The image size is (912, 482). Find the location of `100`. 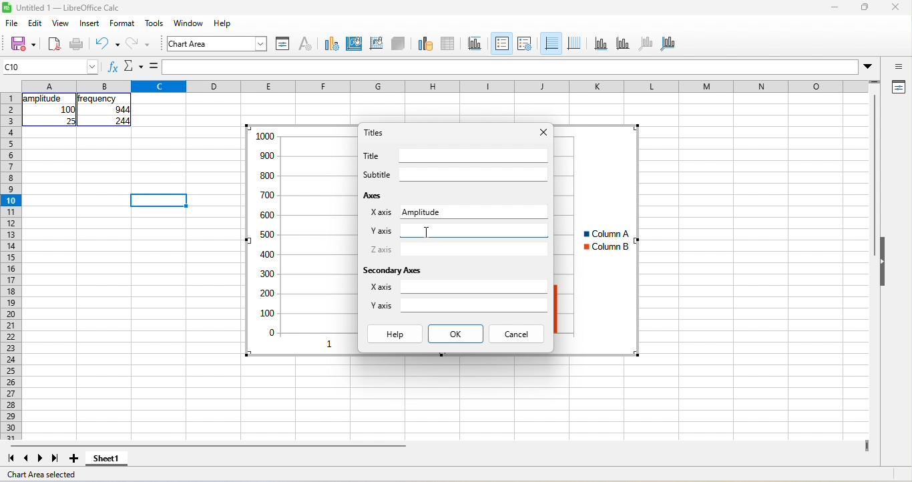

100 is located at coordinates (67, 109).